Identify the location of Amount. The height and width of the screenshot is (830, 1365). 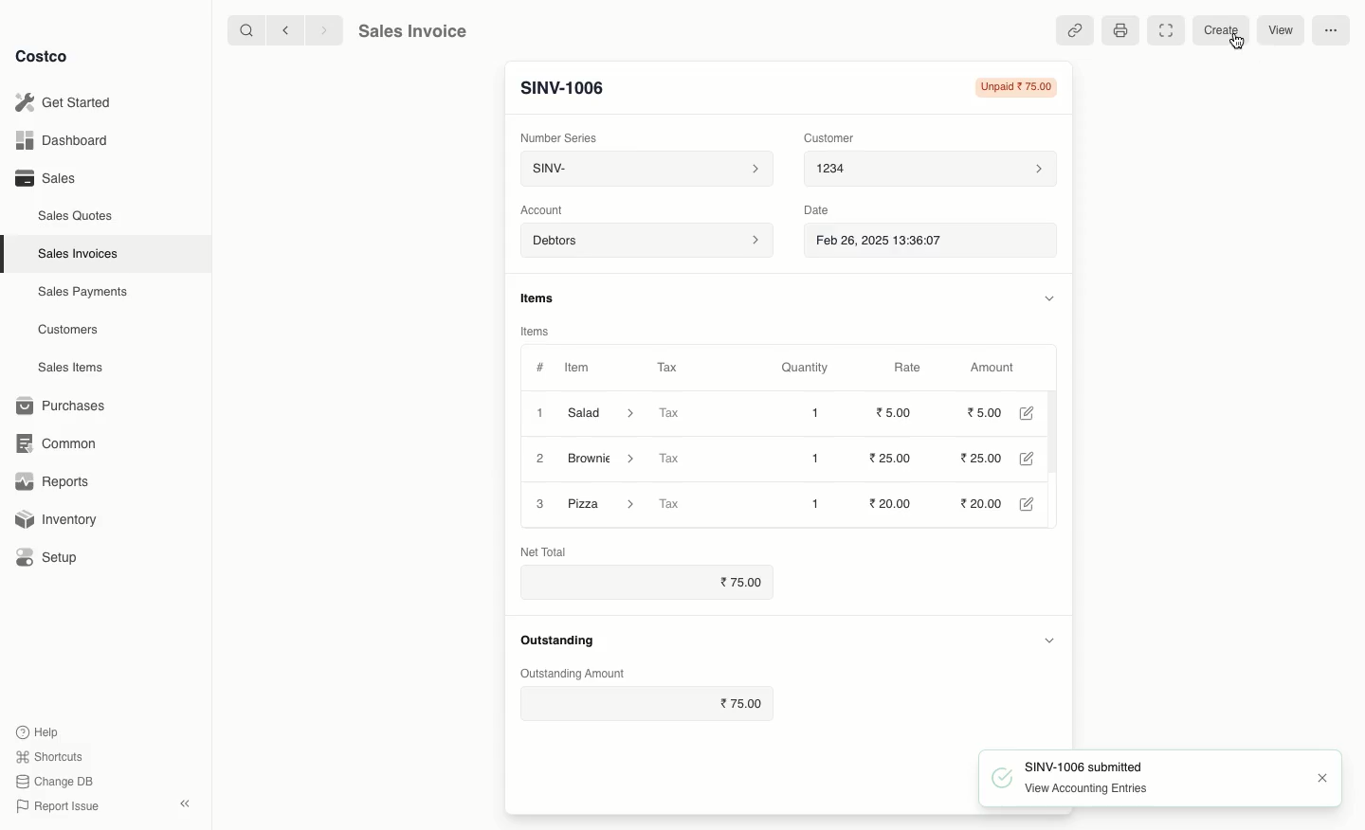
(990, 368).